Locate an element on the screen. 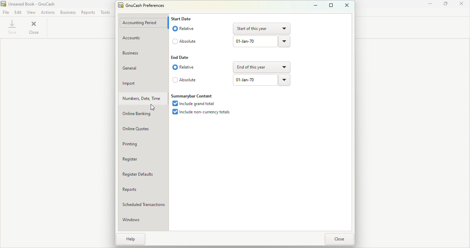 The image size is (470, 248). Save is located at coordinates (12, 27).